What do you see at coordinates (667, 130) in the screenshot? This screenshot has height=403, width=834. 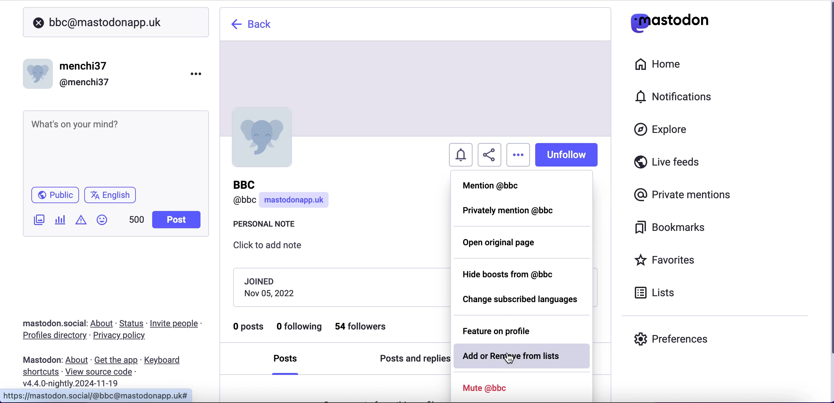 I see `explore` at bounding box center [667, 130].